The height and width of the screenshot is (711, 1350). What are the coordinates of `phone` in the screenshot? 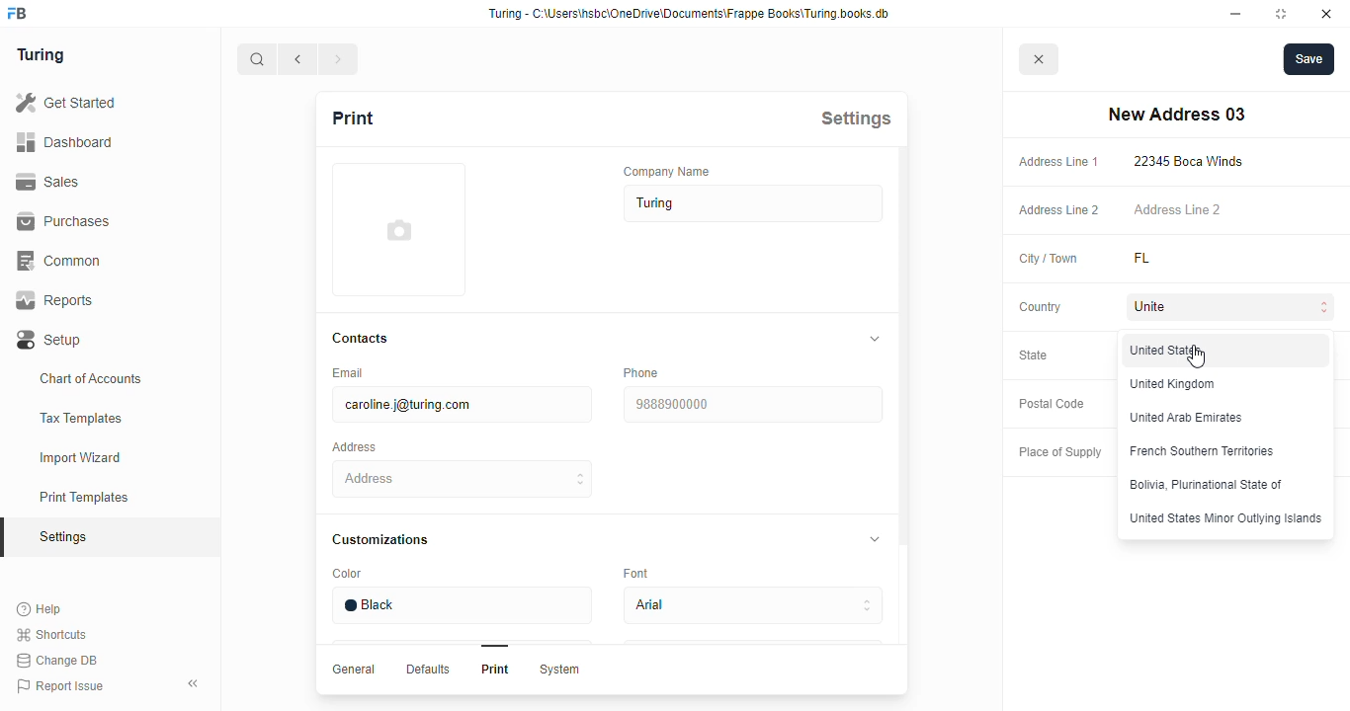 It's located at (640, 372).